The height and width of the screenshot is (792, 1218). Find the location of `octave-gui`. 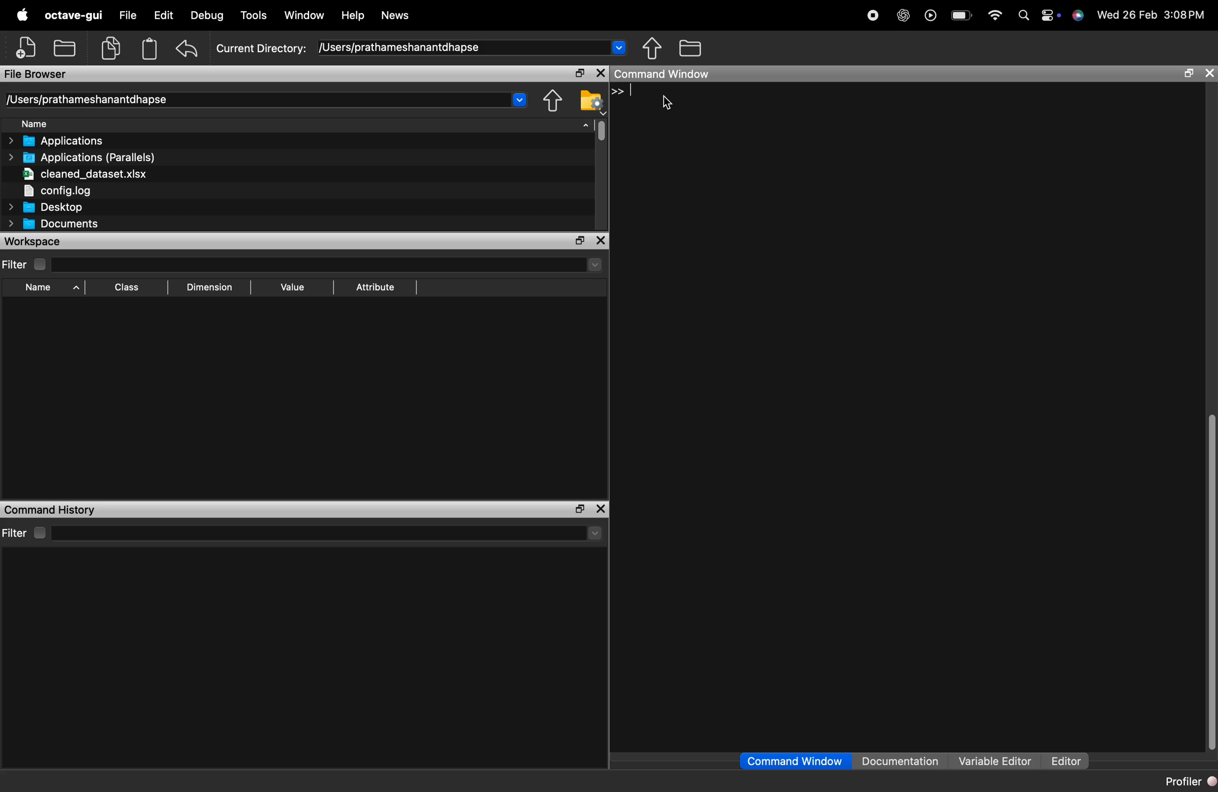

octave-gui is located at coordinates (73, 16).